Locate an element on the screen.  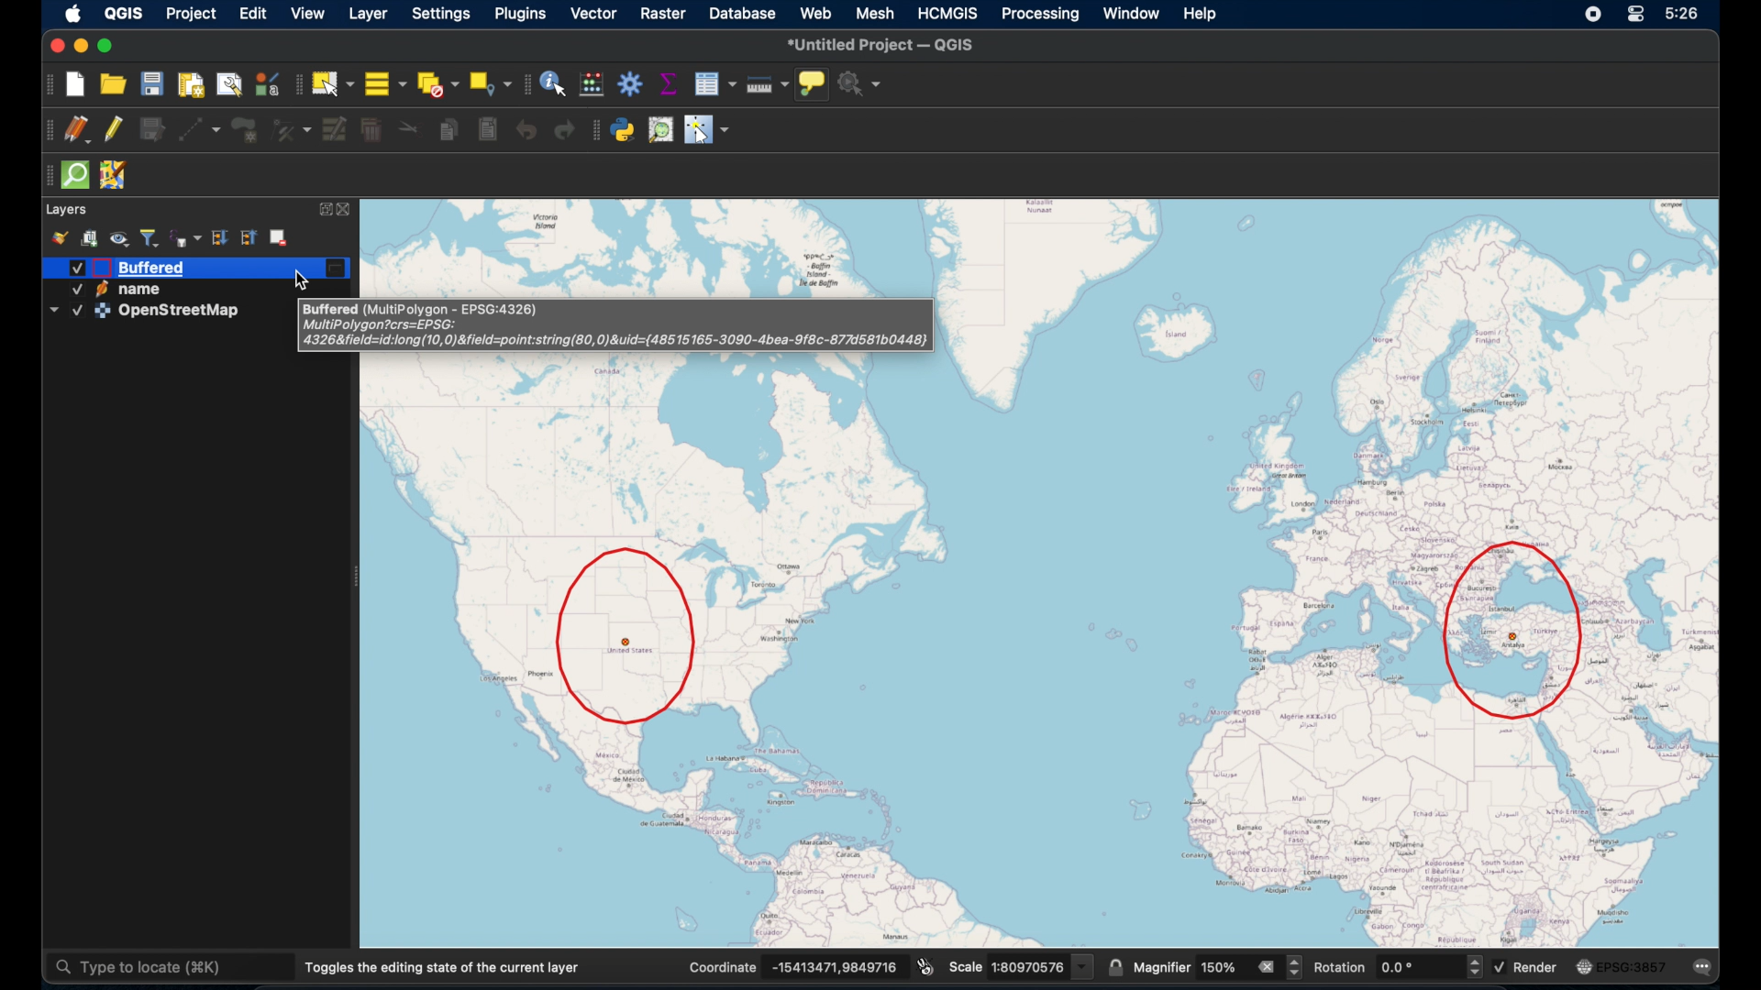
delete selected is located at coordinates (371, 130).